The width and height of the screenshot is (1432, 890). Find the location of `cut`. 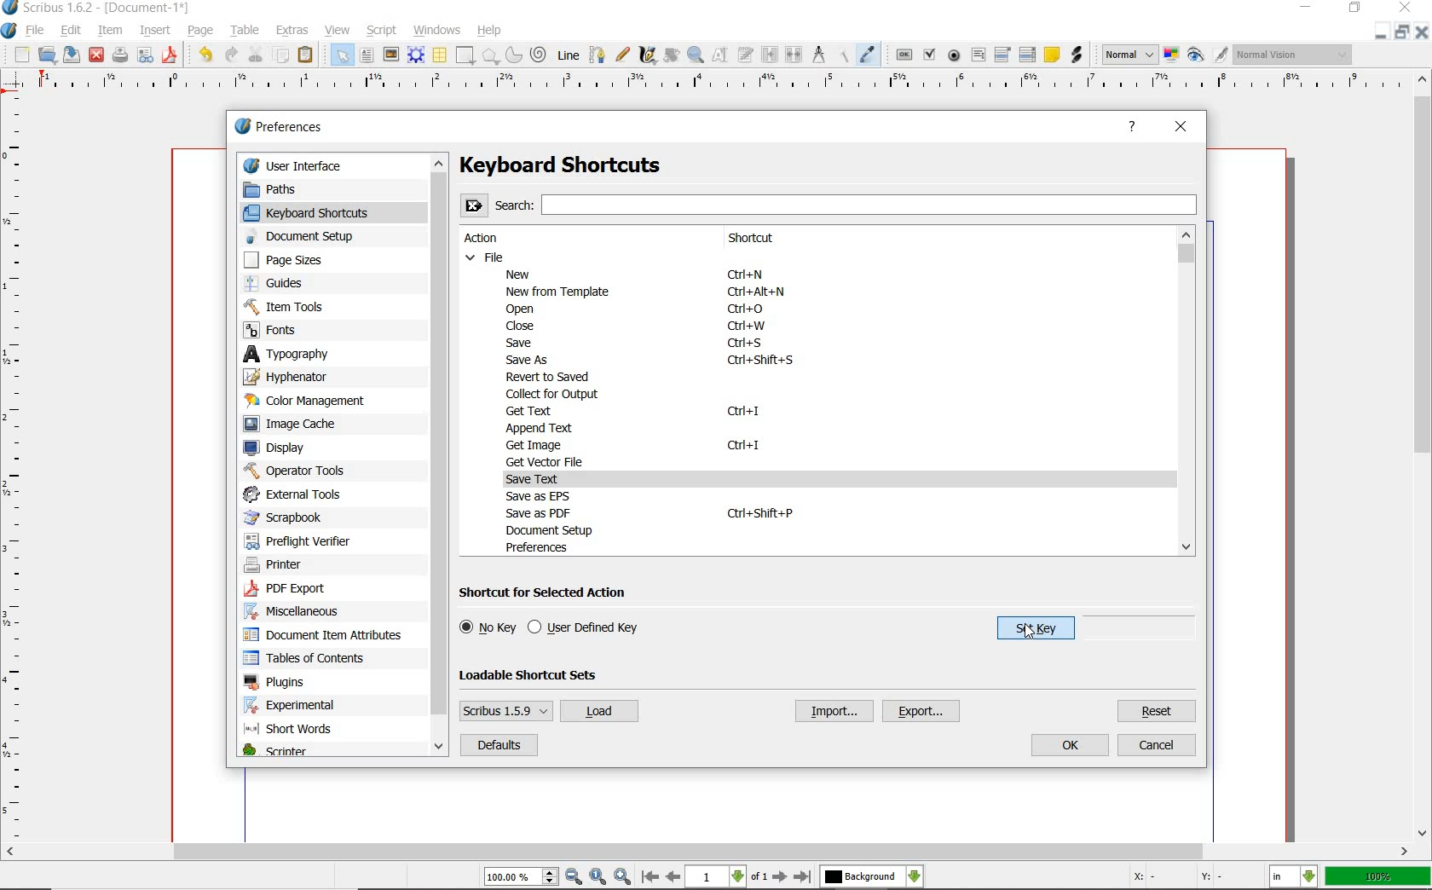

cut is located at coordinates (257, 54).